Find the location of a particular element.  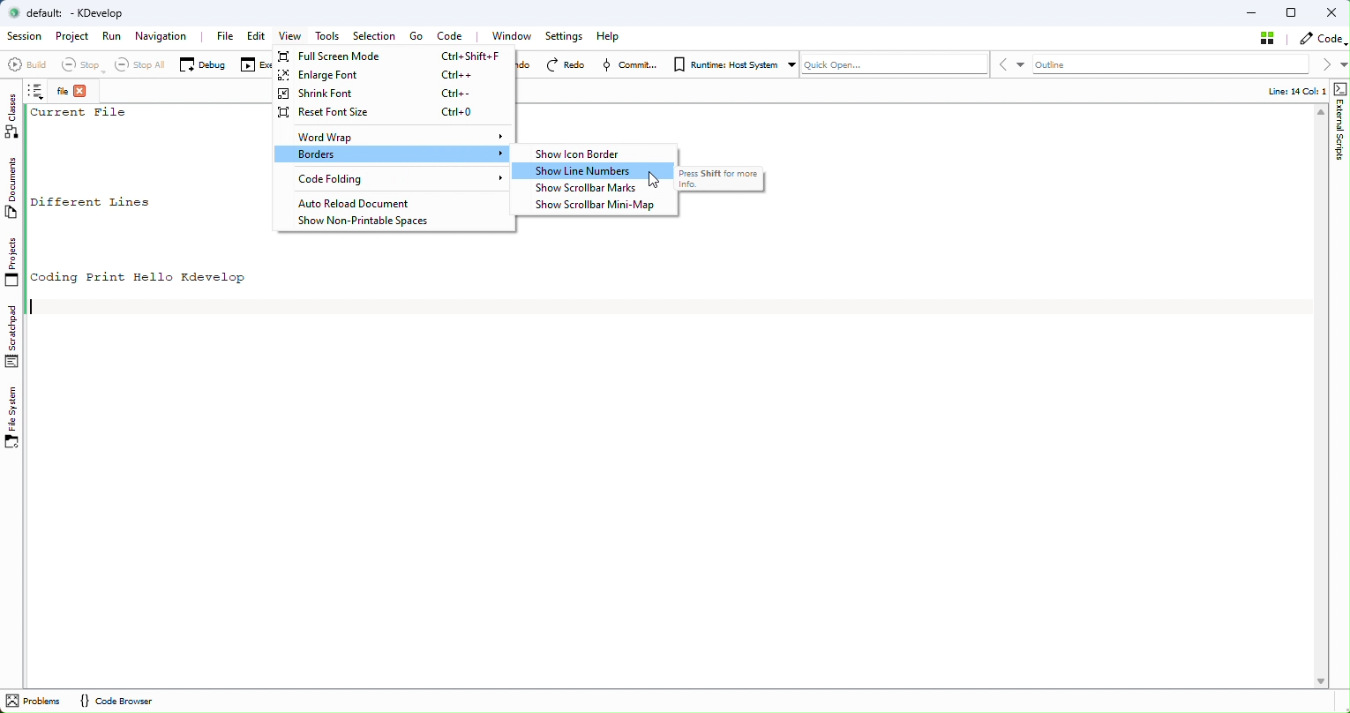

Stash is located at coordinates (1269, 38).